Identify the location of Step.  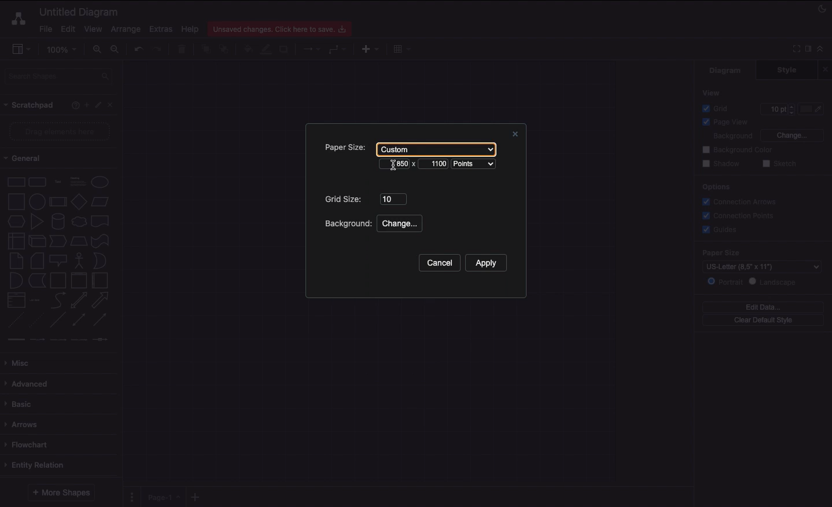
(58, 241).